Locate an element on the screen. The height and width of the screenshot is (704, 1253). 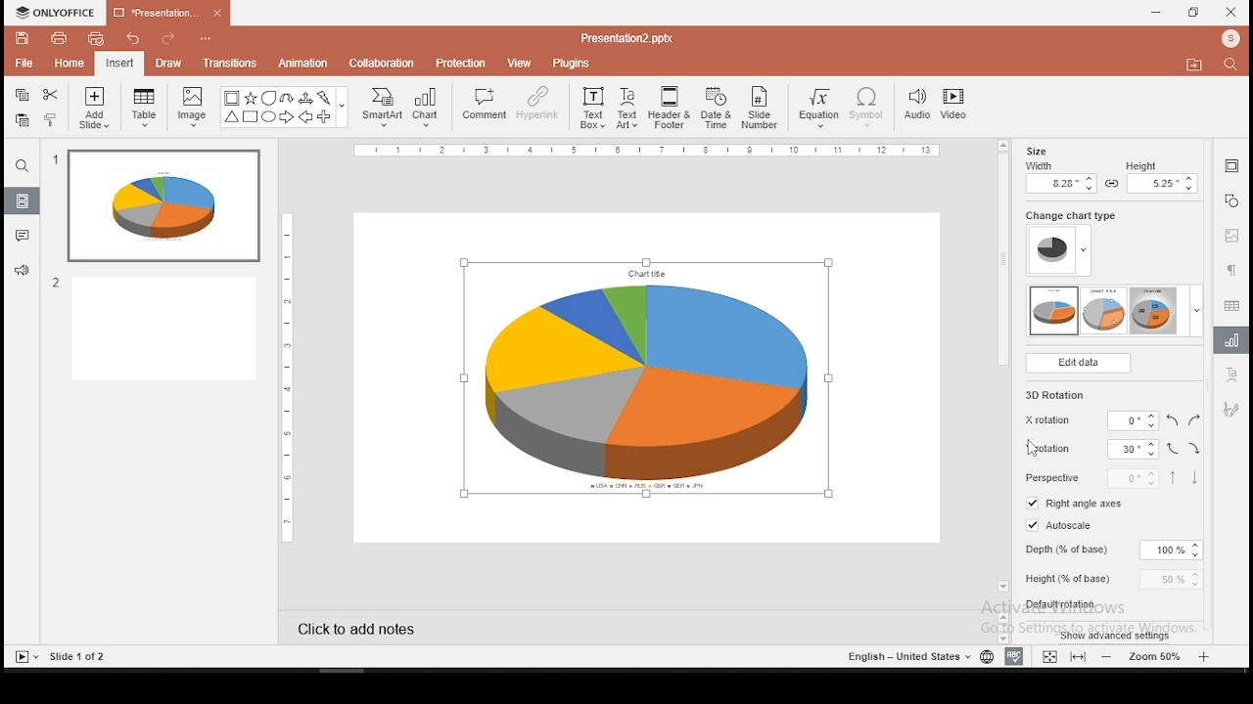
style 3 is located at coordinates (1153, 310).